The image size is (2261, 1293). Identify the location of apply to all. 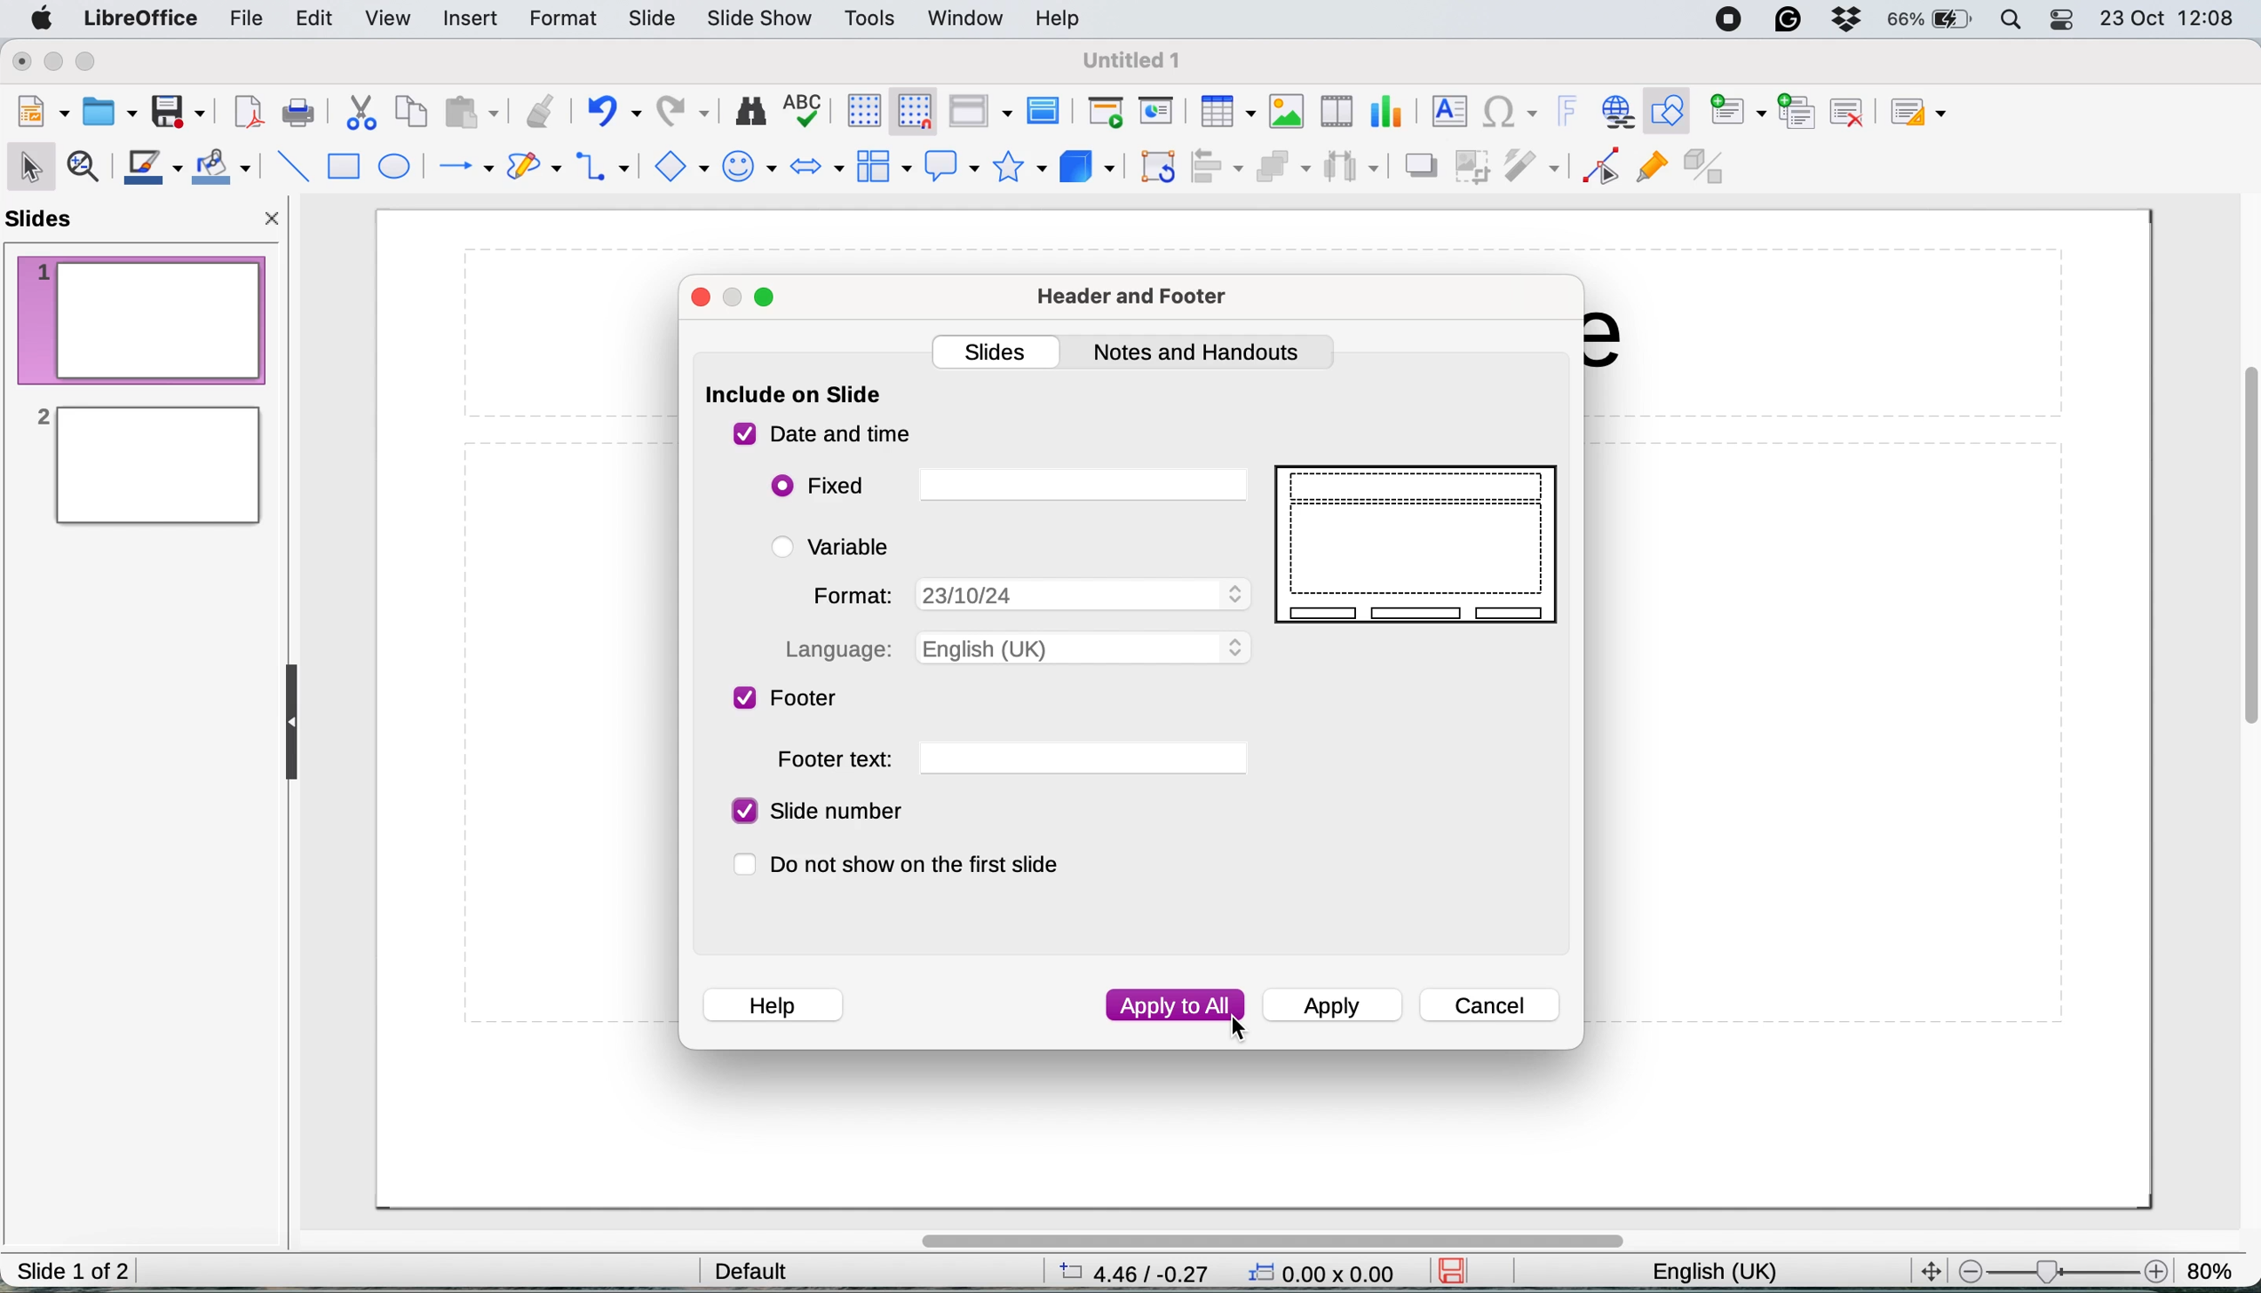
(1175, 1006).